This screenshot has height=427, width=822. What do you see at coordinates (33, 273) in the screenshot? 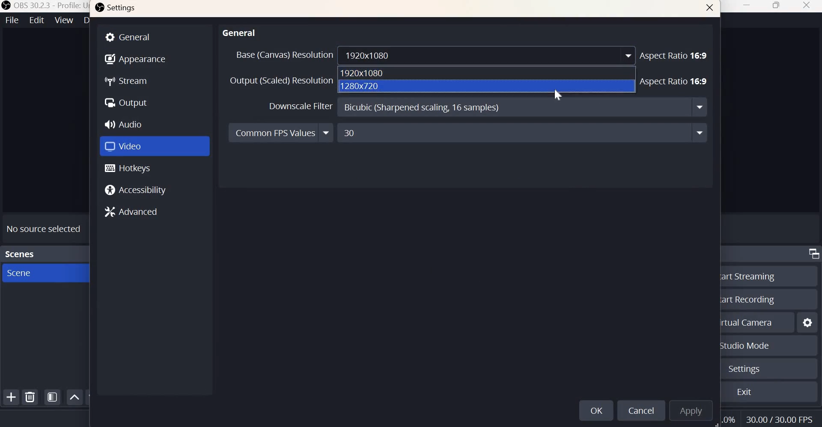
I see `Scene` at bounding box center [33, 273].